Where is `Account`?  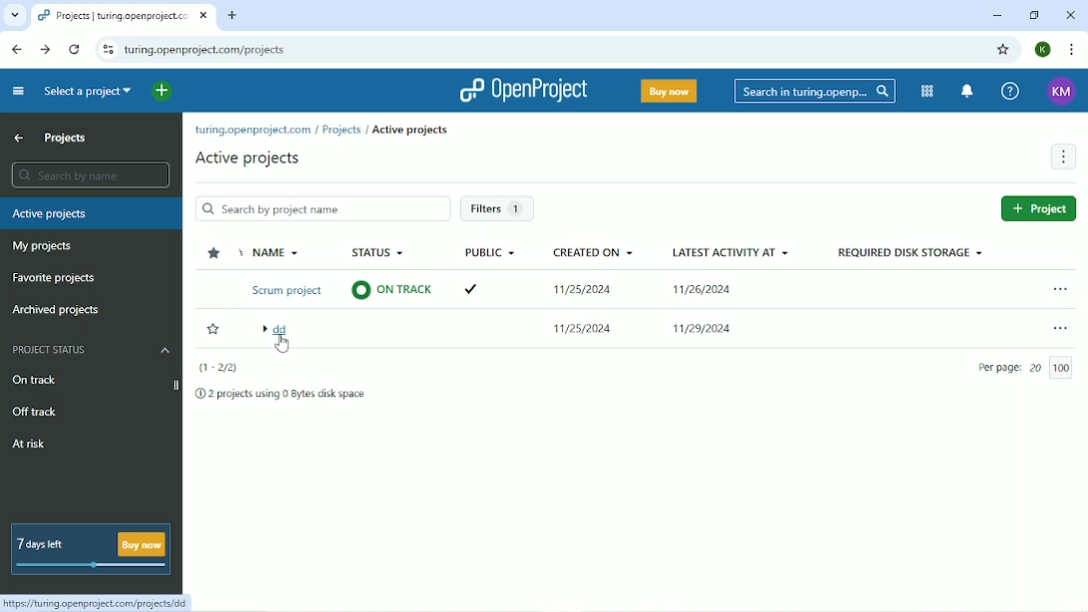
Account is located at coordinates (1043, 50).